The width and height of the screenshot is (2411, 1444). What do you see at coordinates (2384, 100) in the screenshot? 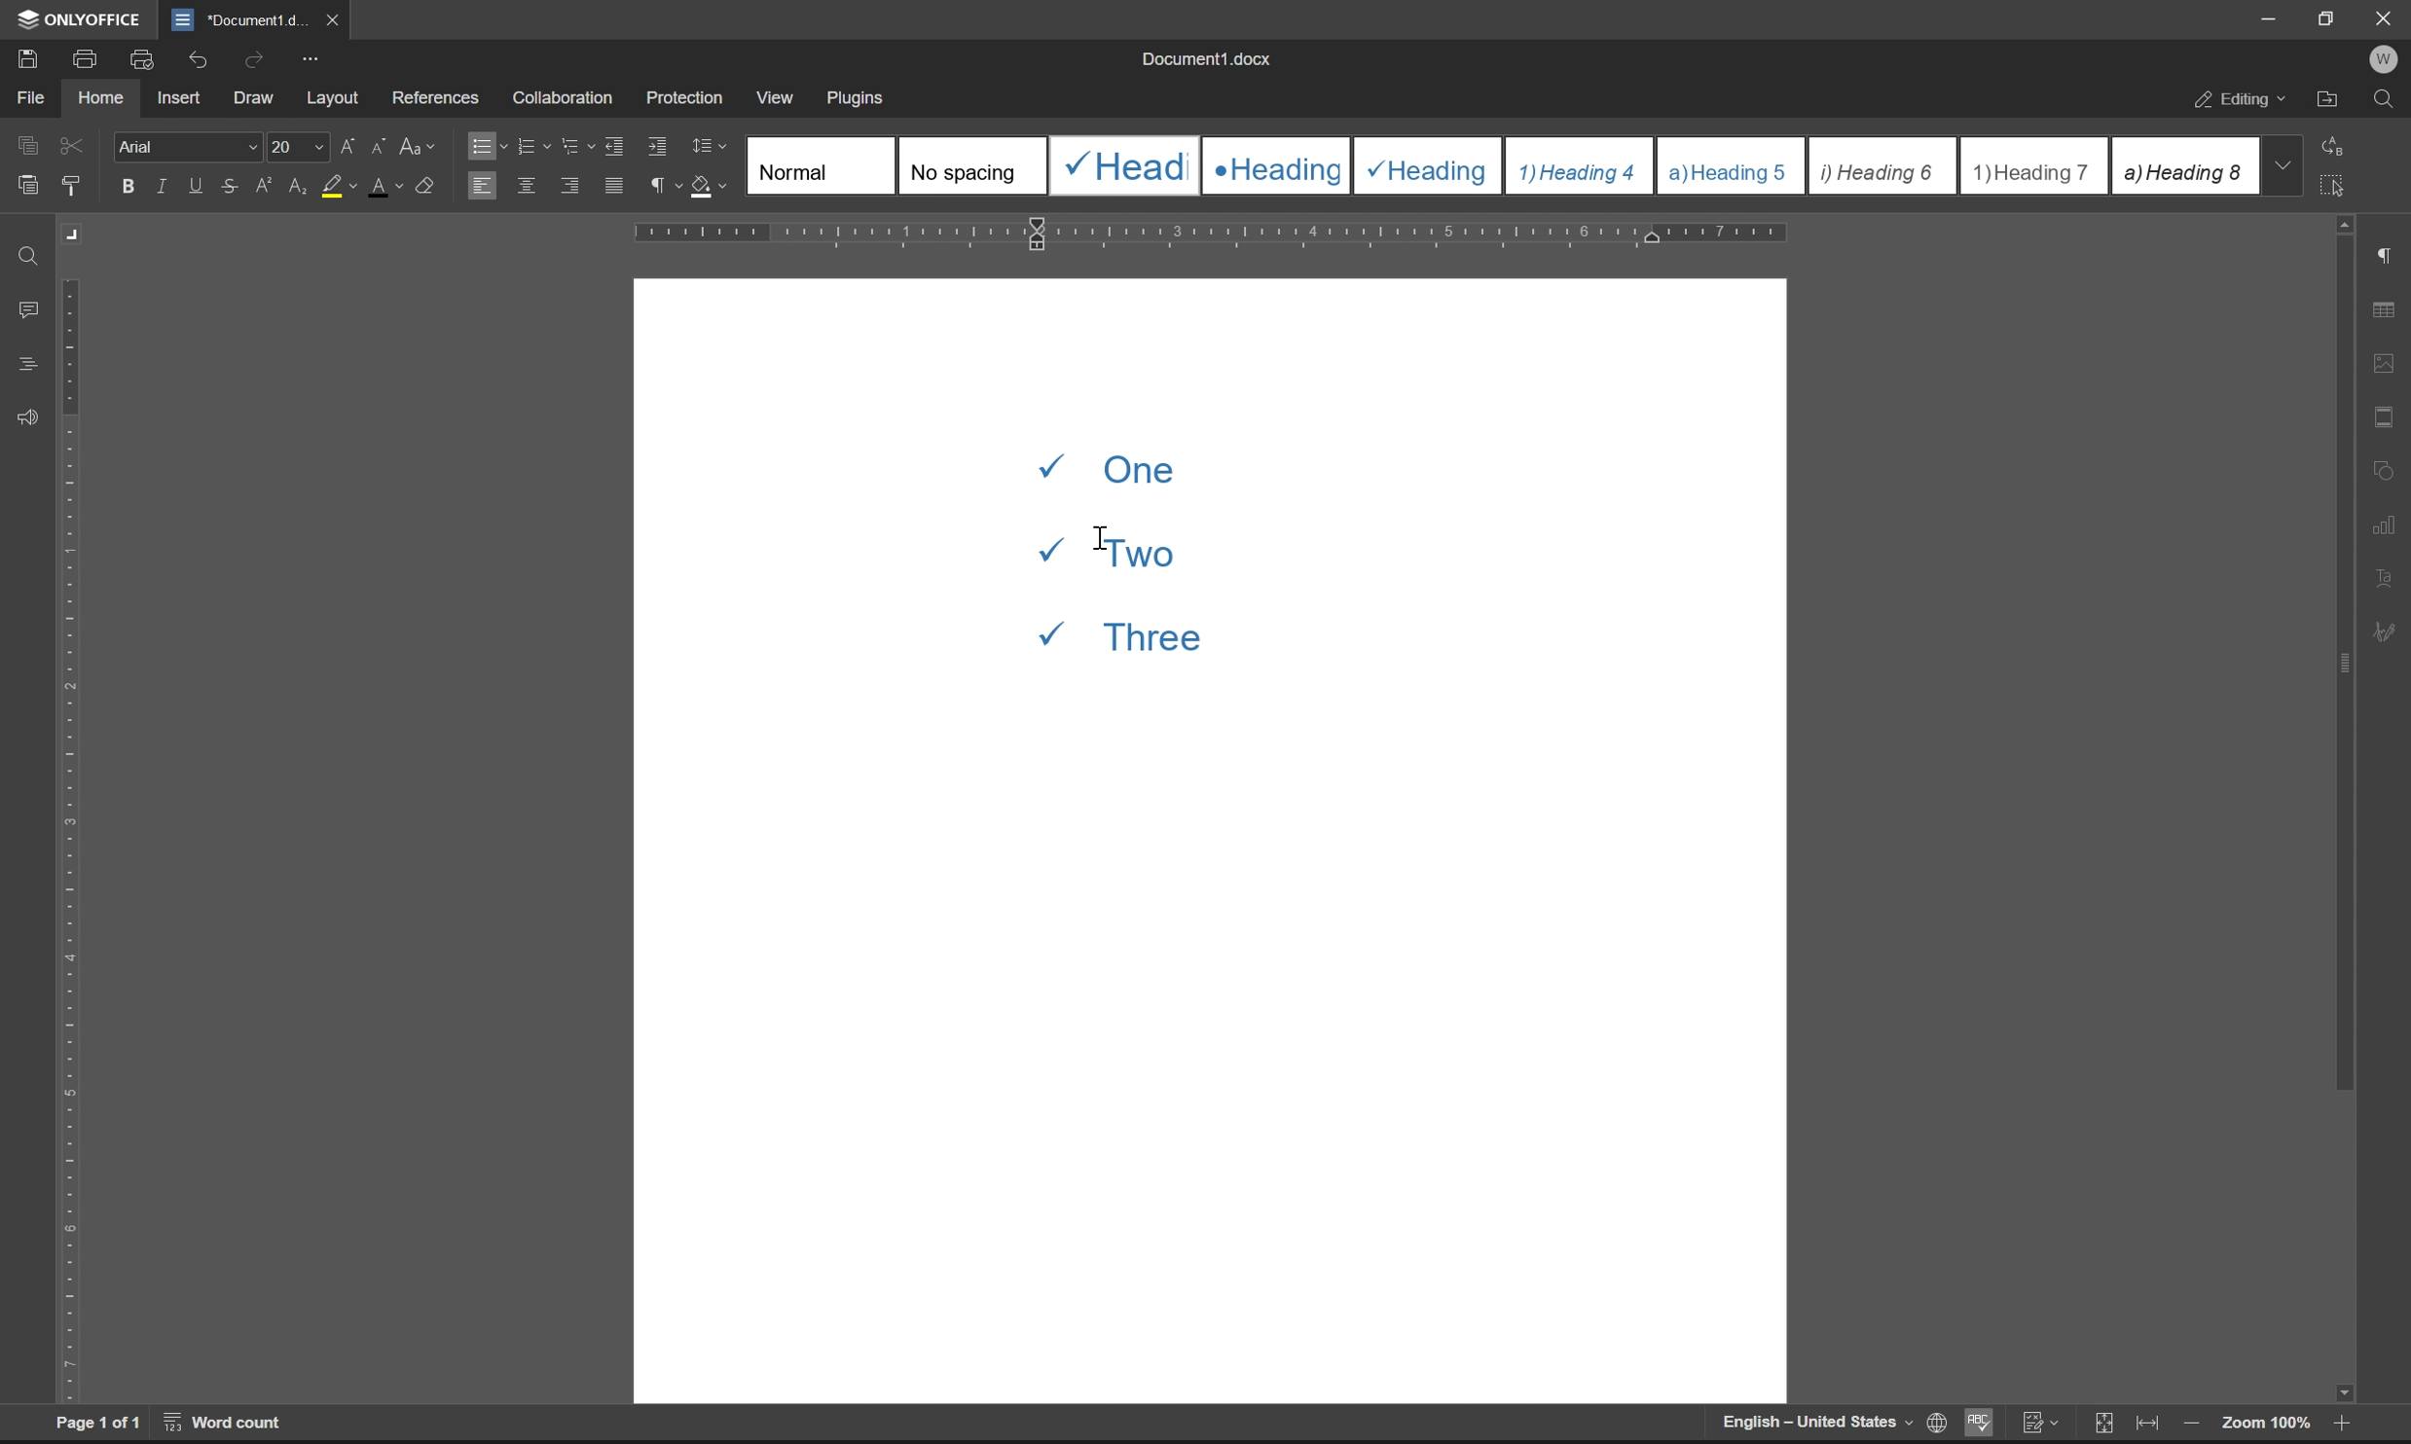
I see `find` at bounding box center [2384, 100].